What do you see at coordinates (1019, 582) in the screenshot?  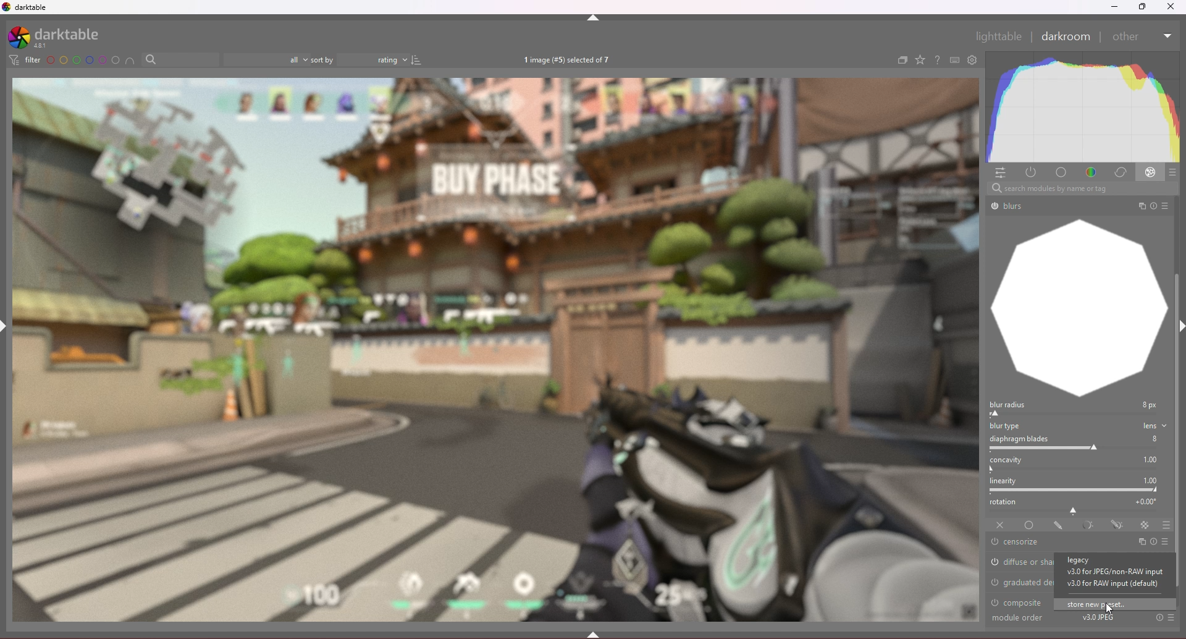 I see `graduated density` at bounding box center [1019, 582].